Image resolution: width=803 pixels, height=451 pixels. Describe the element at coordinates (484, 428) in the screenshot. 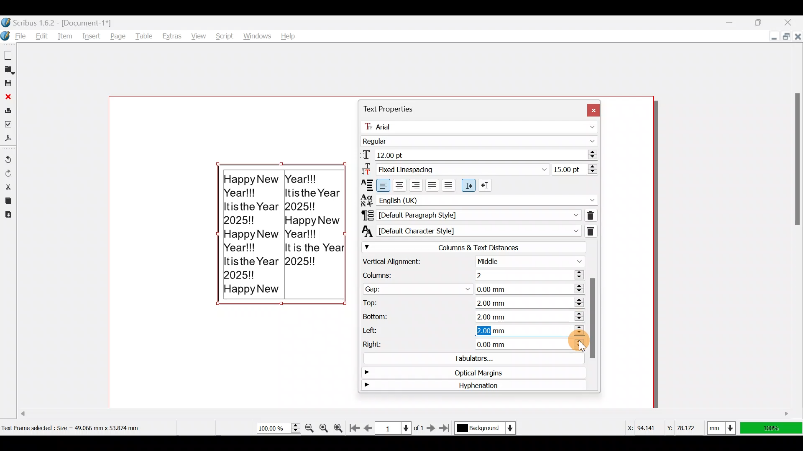

I see `Select current layer` at that location.